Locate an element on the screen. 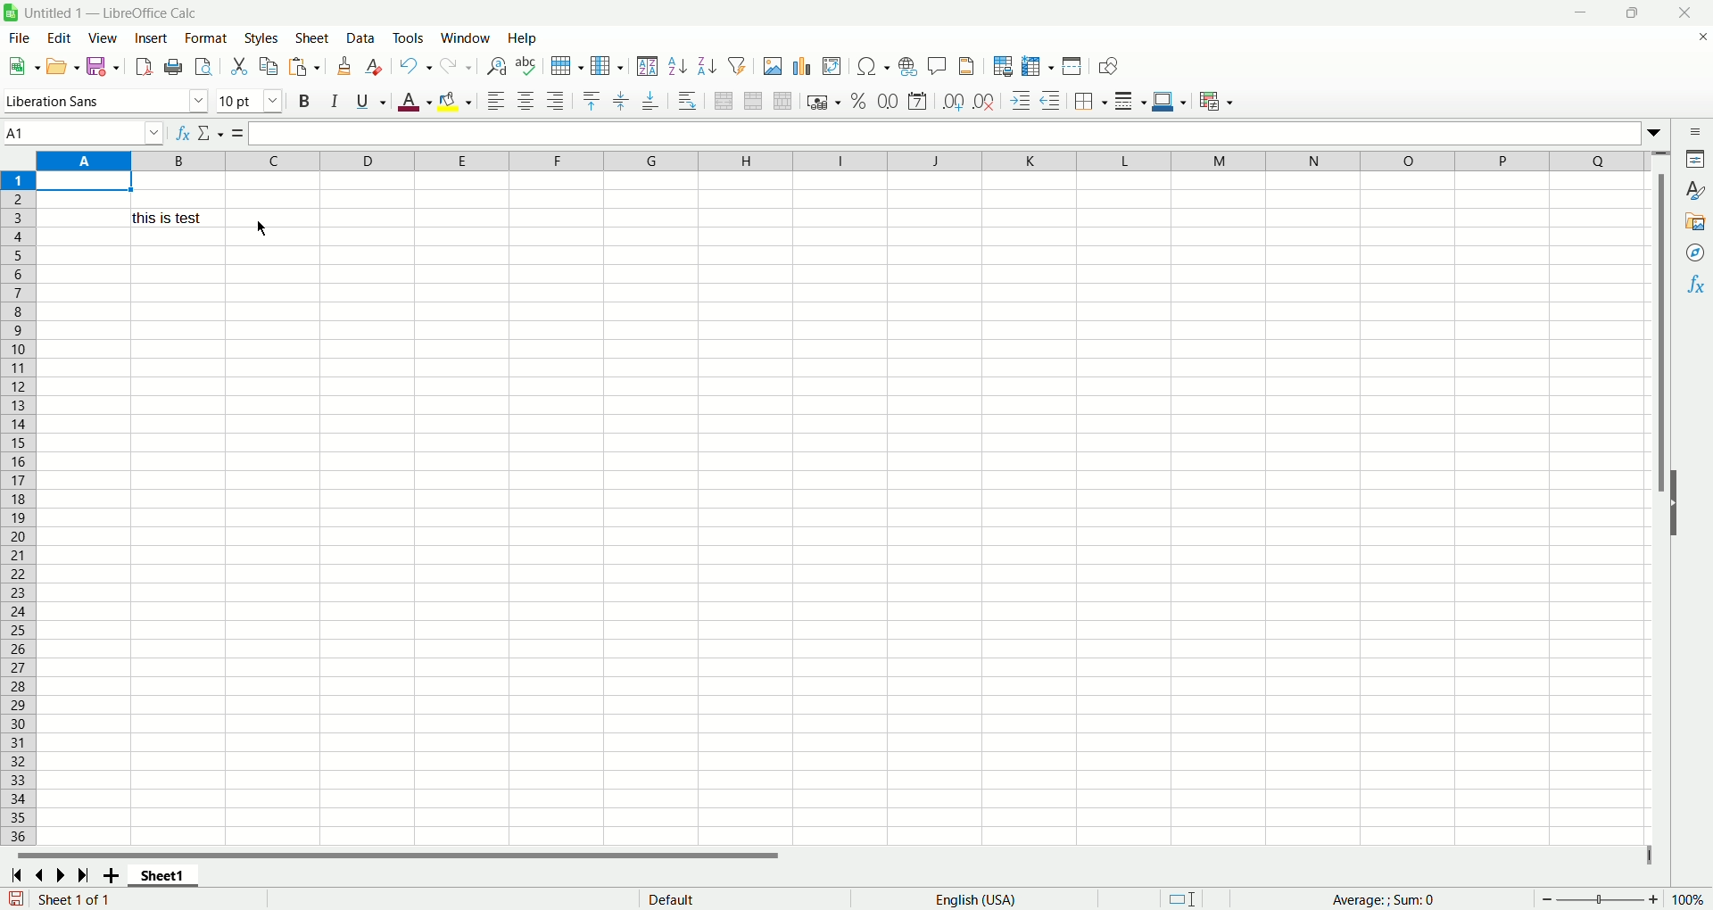 The height and width of the screenshot is (910, 1713). sort is located at coordinates (647, 66).